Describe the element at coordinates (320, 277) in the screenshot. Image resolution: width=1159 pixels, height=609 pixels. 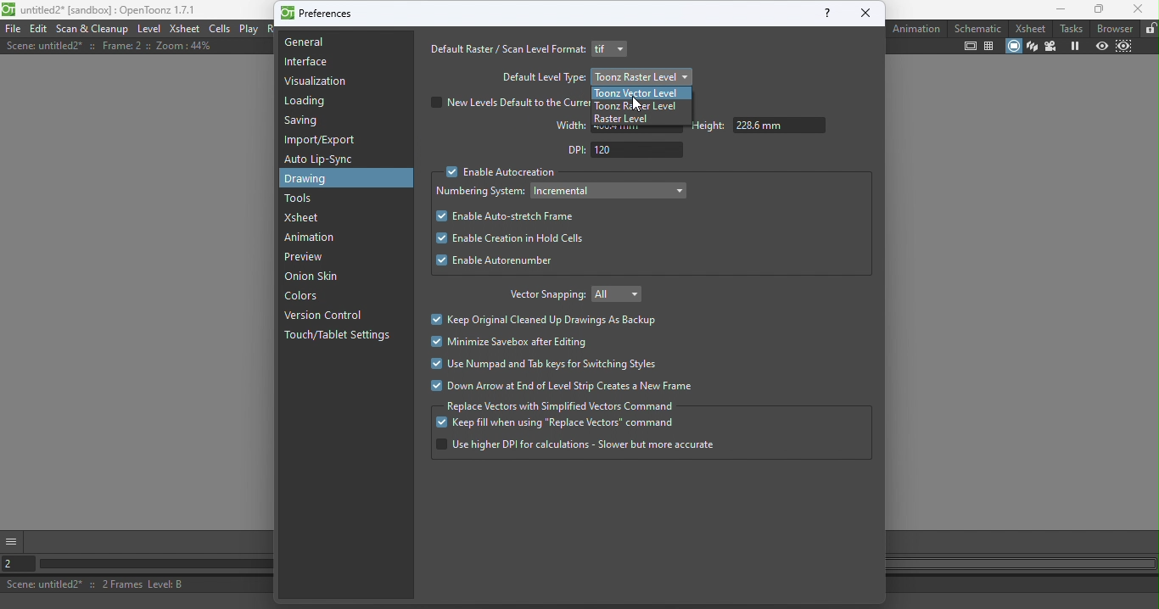
I see `Onion skin` at that location.